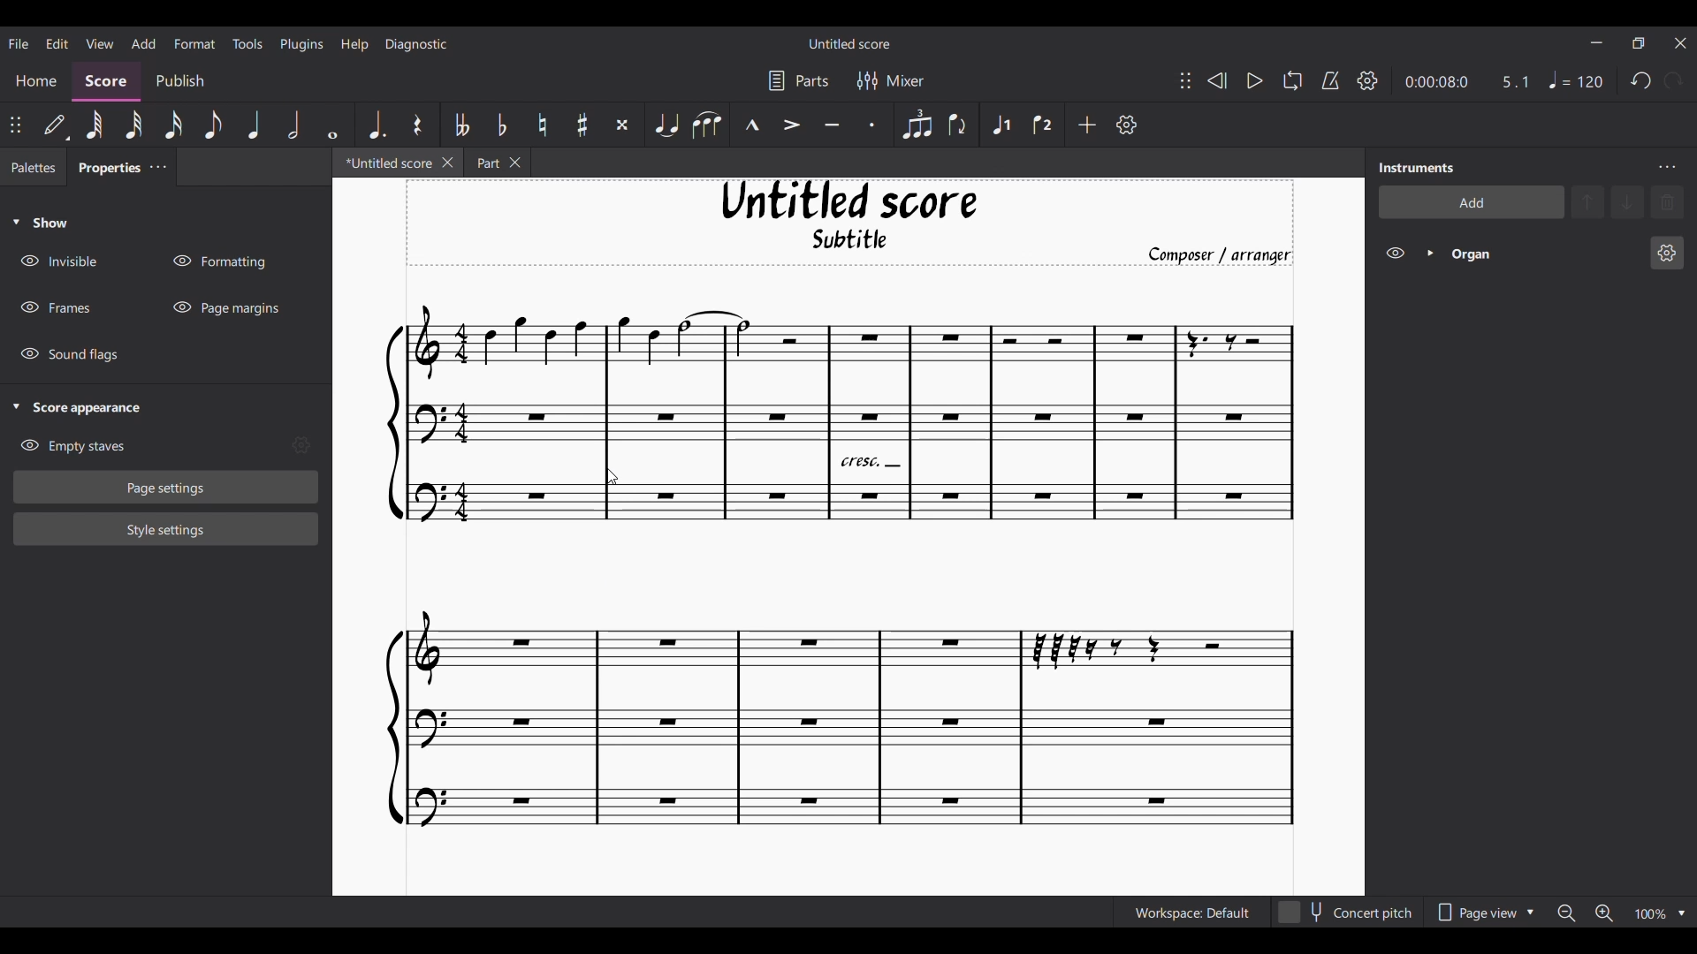  Describe the element at coordinates (143, 42) in the screenshot. I see `Add menu` at that location.